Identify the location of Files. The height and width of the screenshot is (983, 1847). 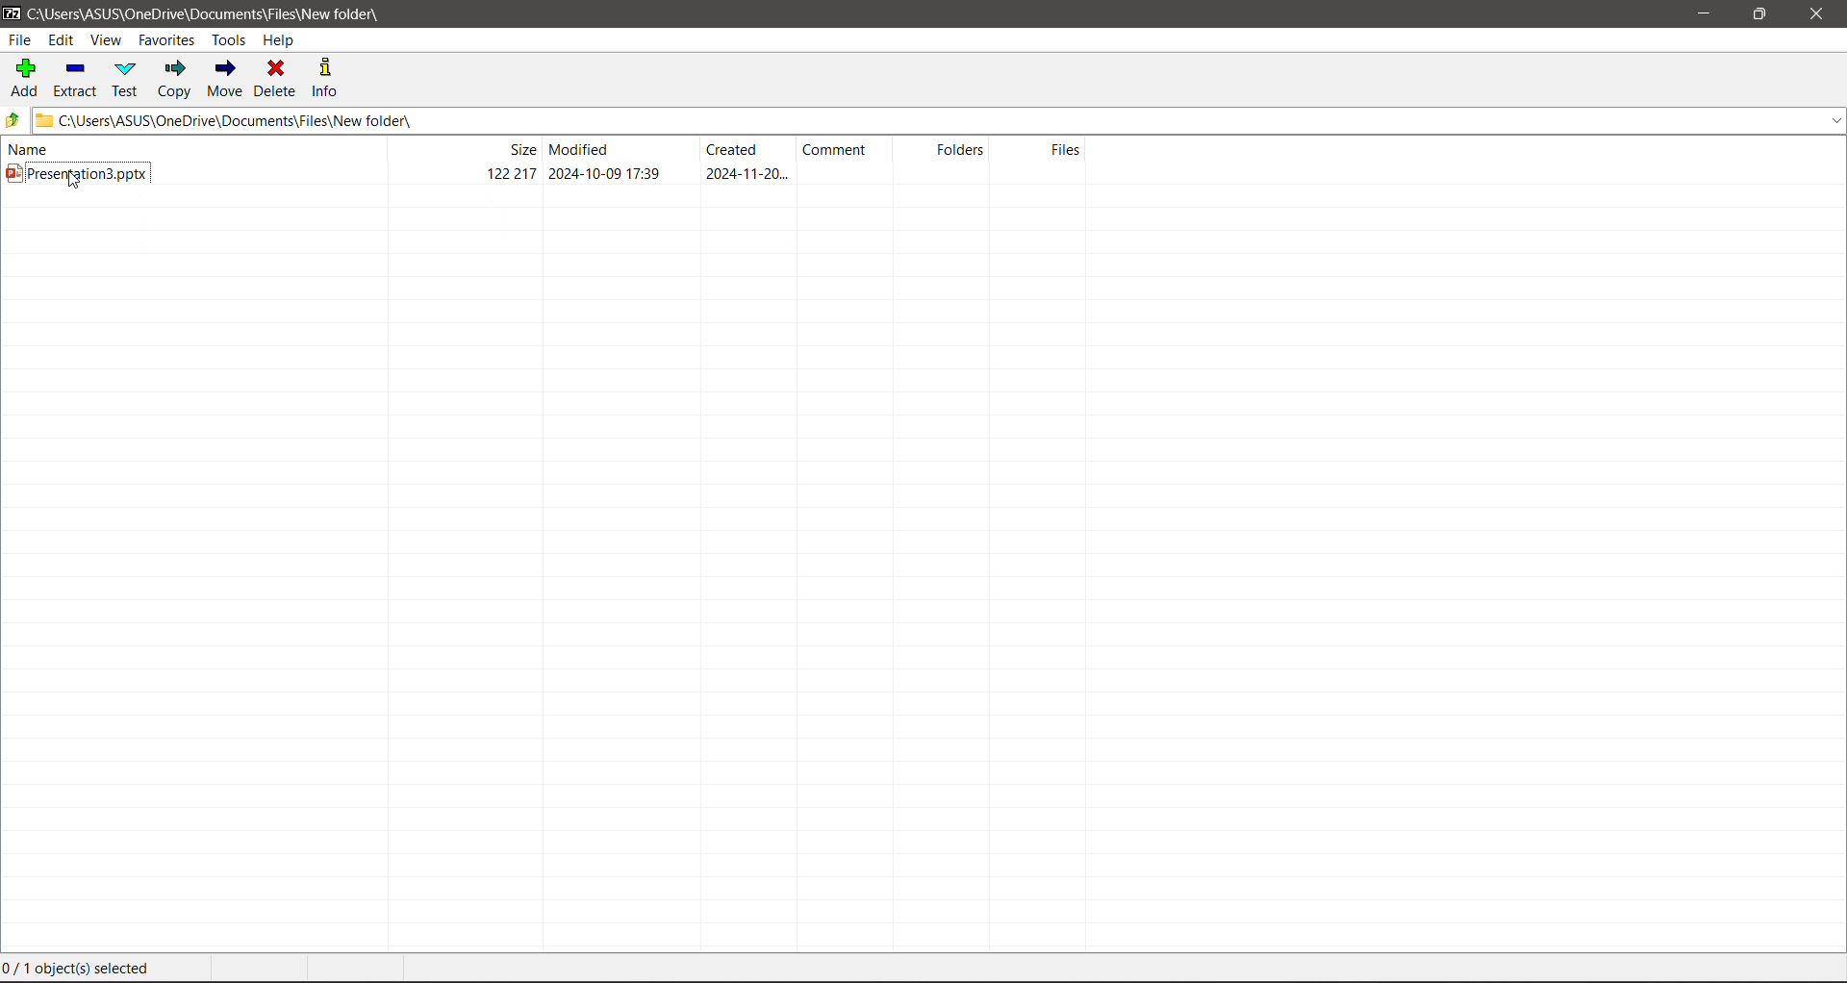
(1046, 150).